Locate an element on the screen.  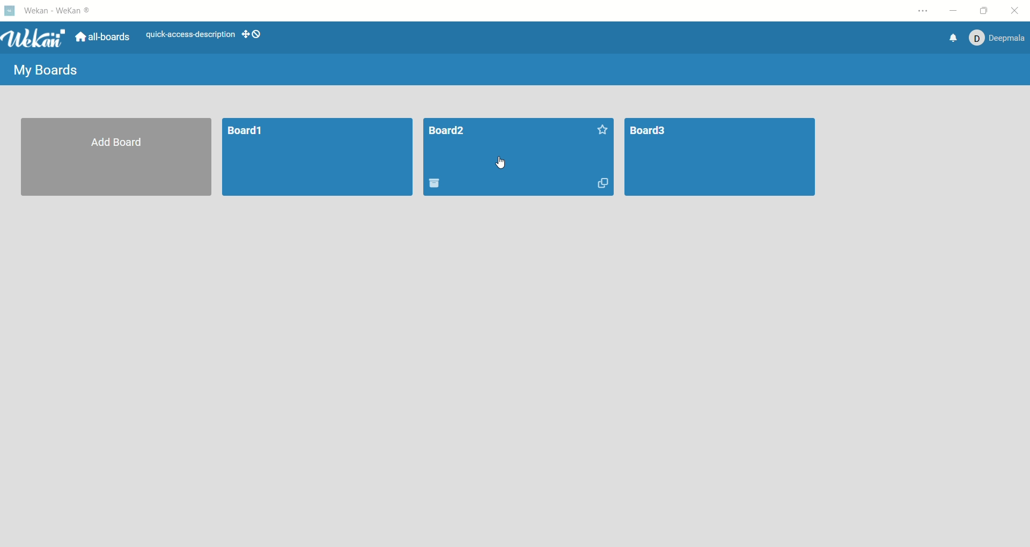
favorite is located at coordinates (594, 129).